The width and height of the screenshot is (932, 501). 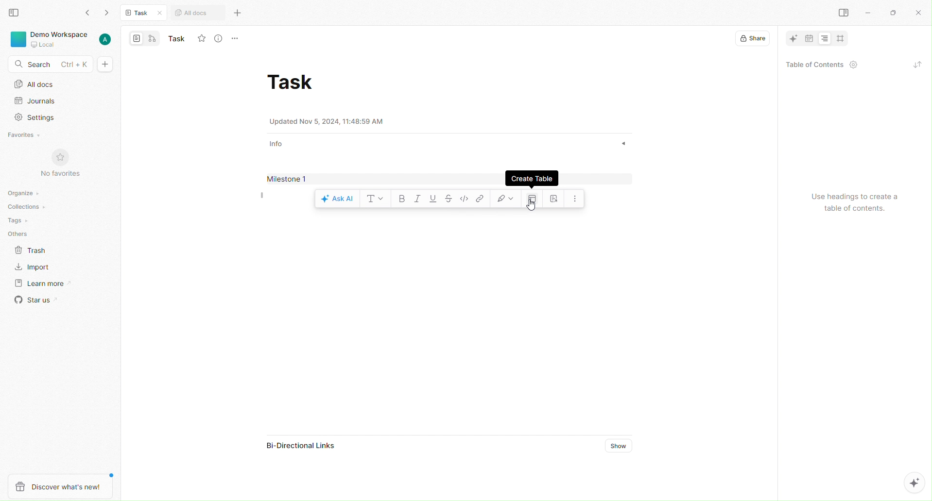 What do you see at coordinates (752, 39) in the screenshot?
I see `Share` at bounding box center [752, 39].